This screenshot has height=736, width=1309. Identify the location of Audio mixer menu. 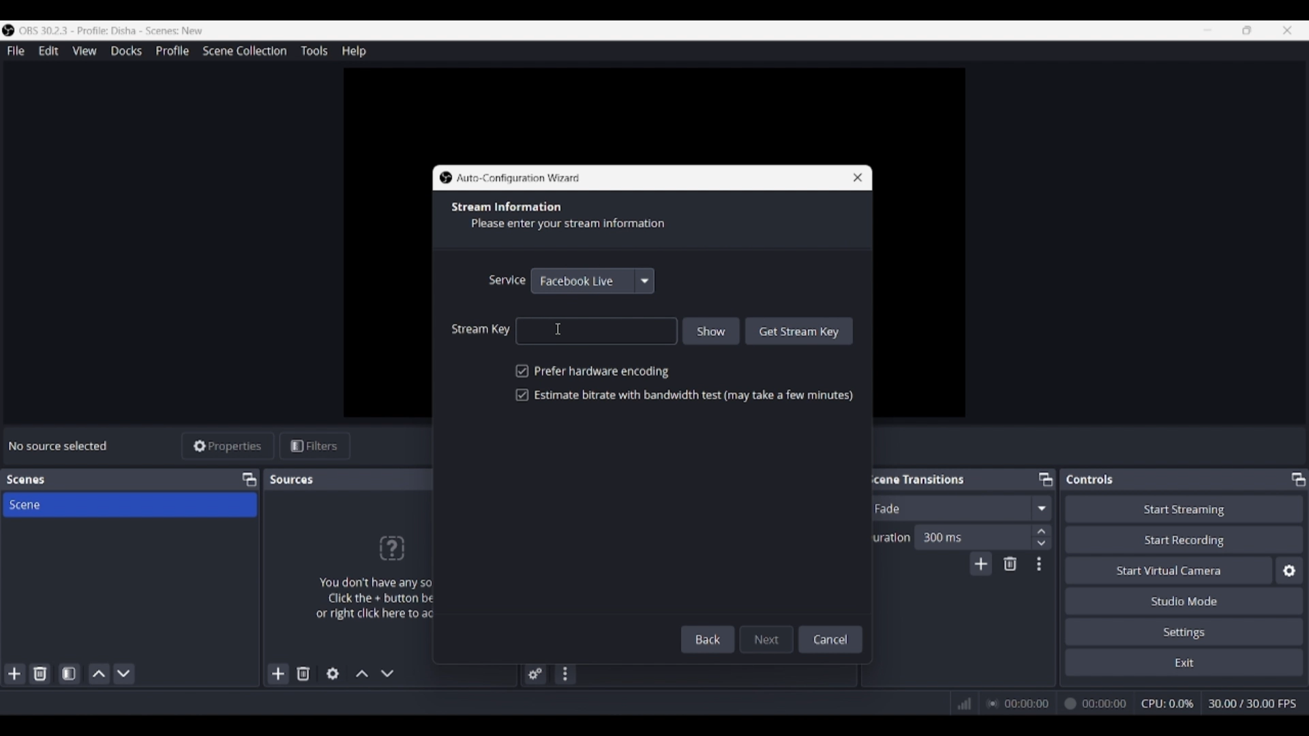
(565, 674).